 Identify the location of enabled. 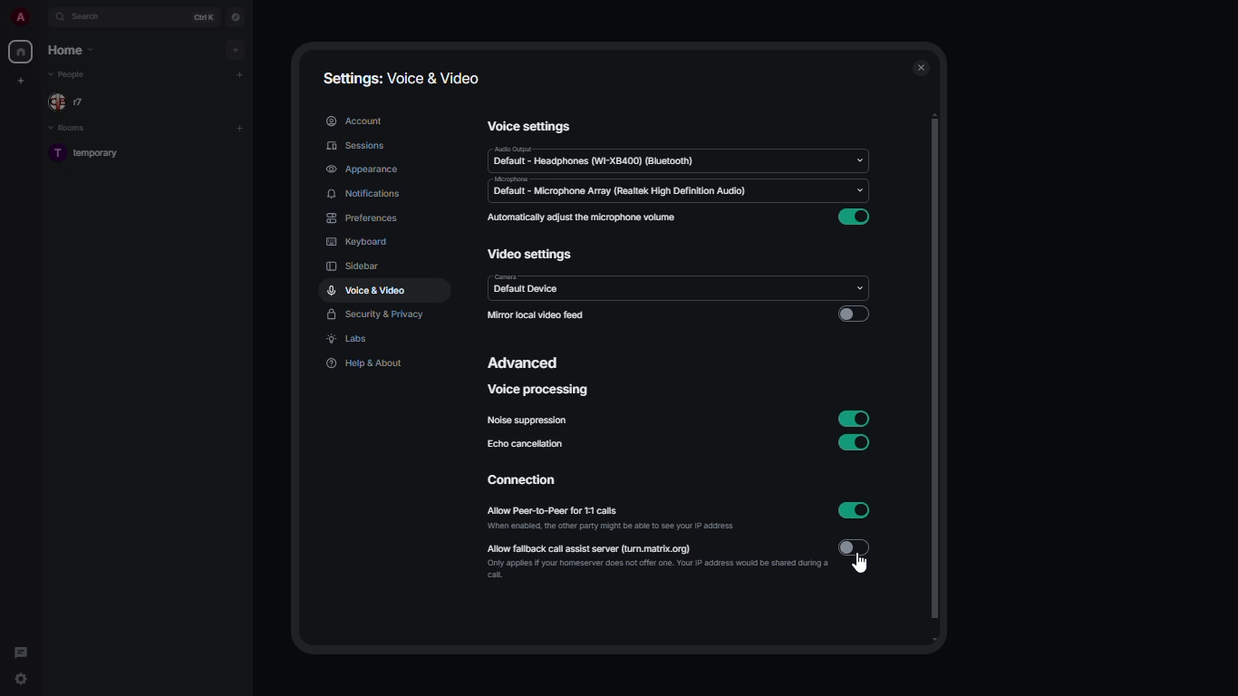
(856, 418).